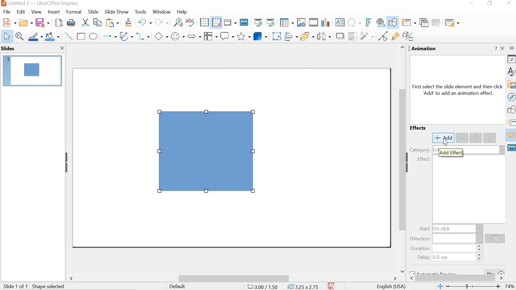 The width and height of the screenshot is (516, 290). I want to click on redo, so click(162, 22).